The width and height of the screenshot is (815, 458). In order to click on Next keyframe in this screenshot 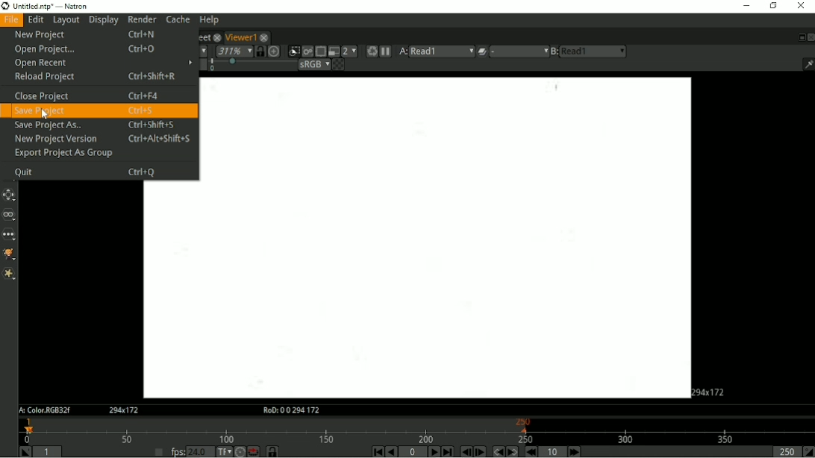, I will do `click(513, 451)`.